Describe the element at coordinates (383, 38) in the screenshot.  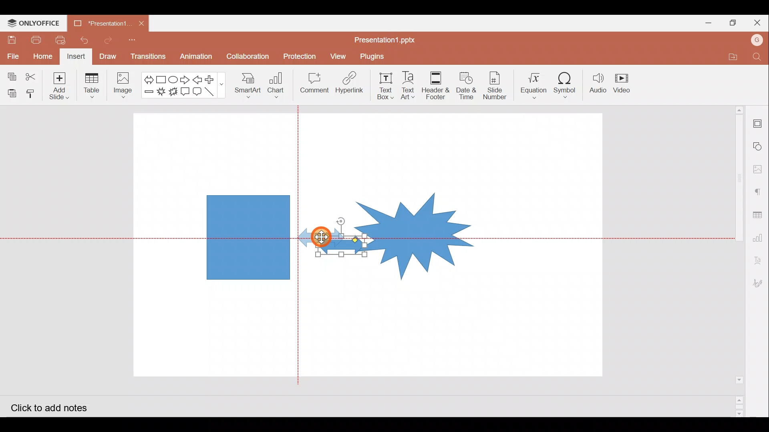
I see `Presentation1.pptx` at that location.